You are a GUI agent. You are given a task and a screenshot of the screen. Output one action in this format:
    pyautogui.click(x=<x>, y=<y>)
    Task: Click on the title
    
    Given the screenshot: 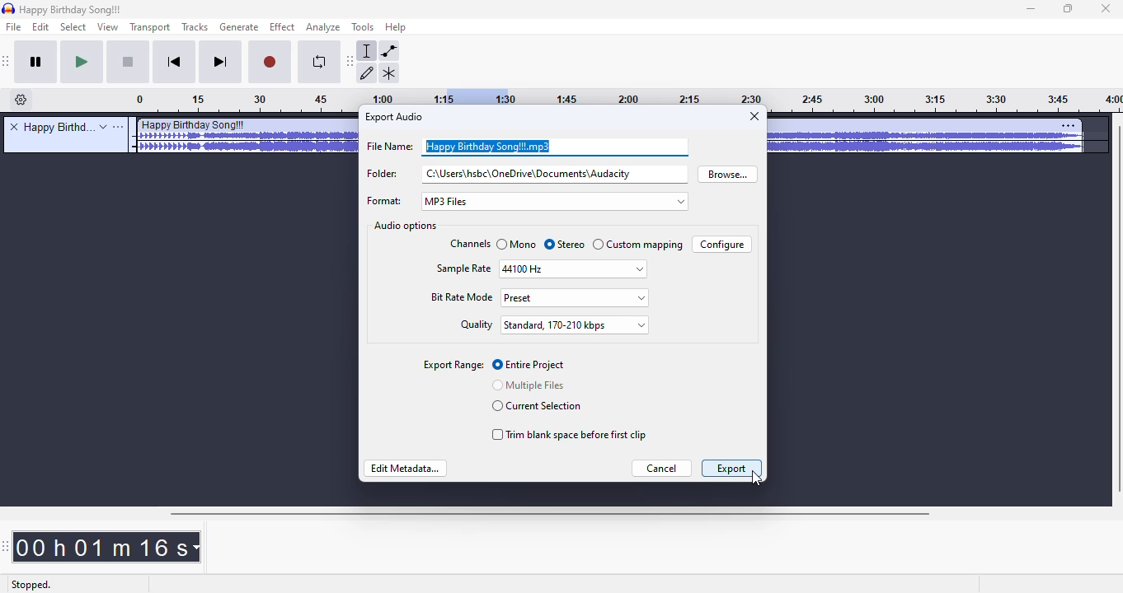 What is the action you would take?
    pyautogui.click(x=72, y=10)
    